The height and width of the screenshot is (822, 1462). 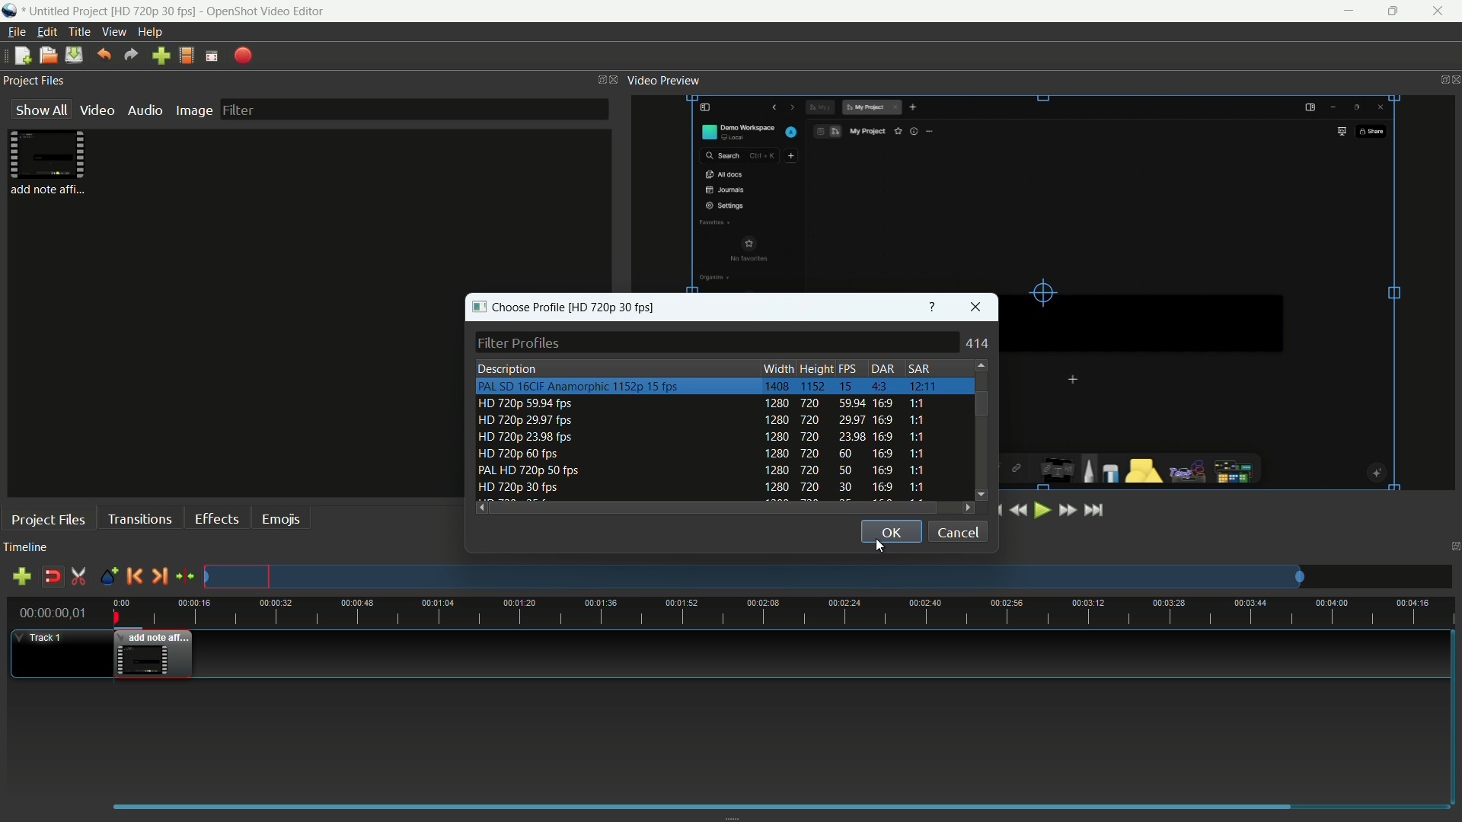 What do you see at coordinates (139, 520) in the screenshot?
I see `transitions` at bounding box center [139, 520].